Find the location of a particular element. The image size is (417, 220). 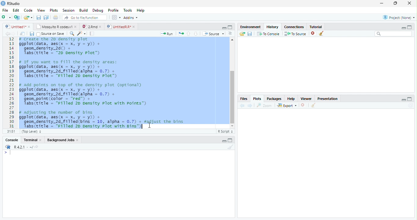

down is located at coordinates (196, 34).